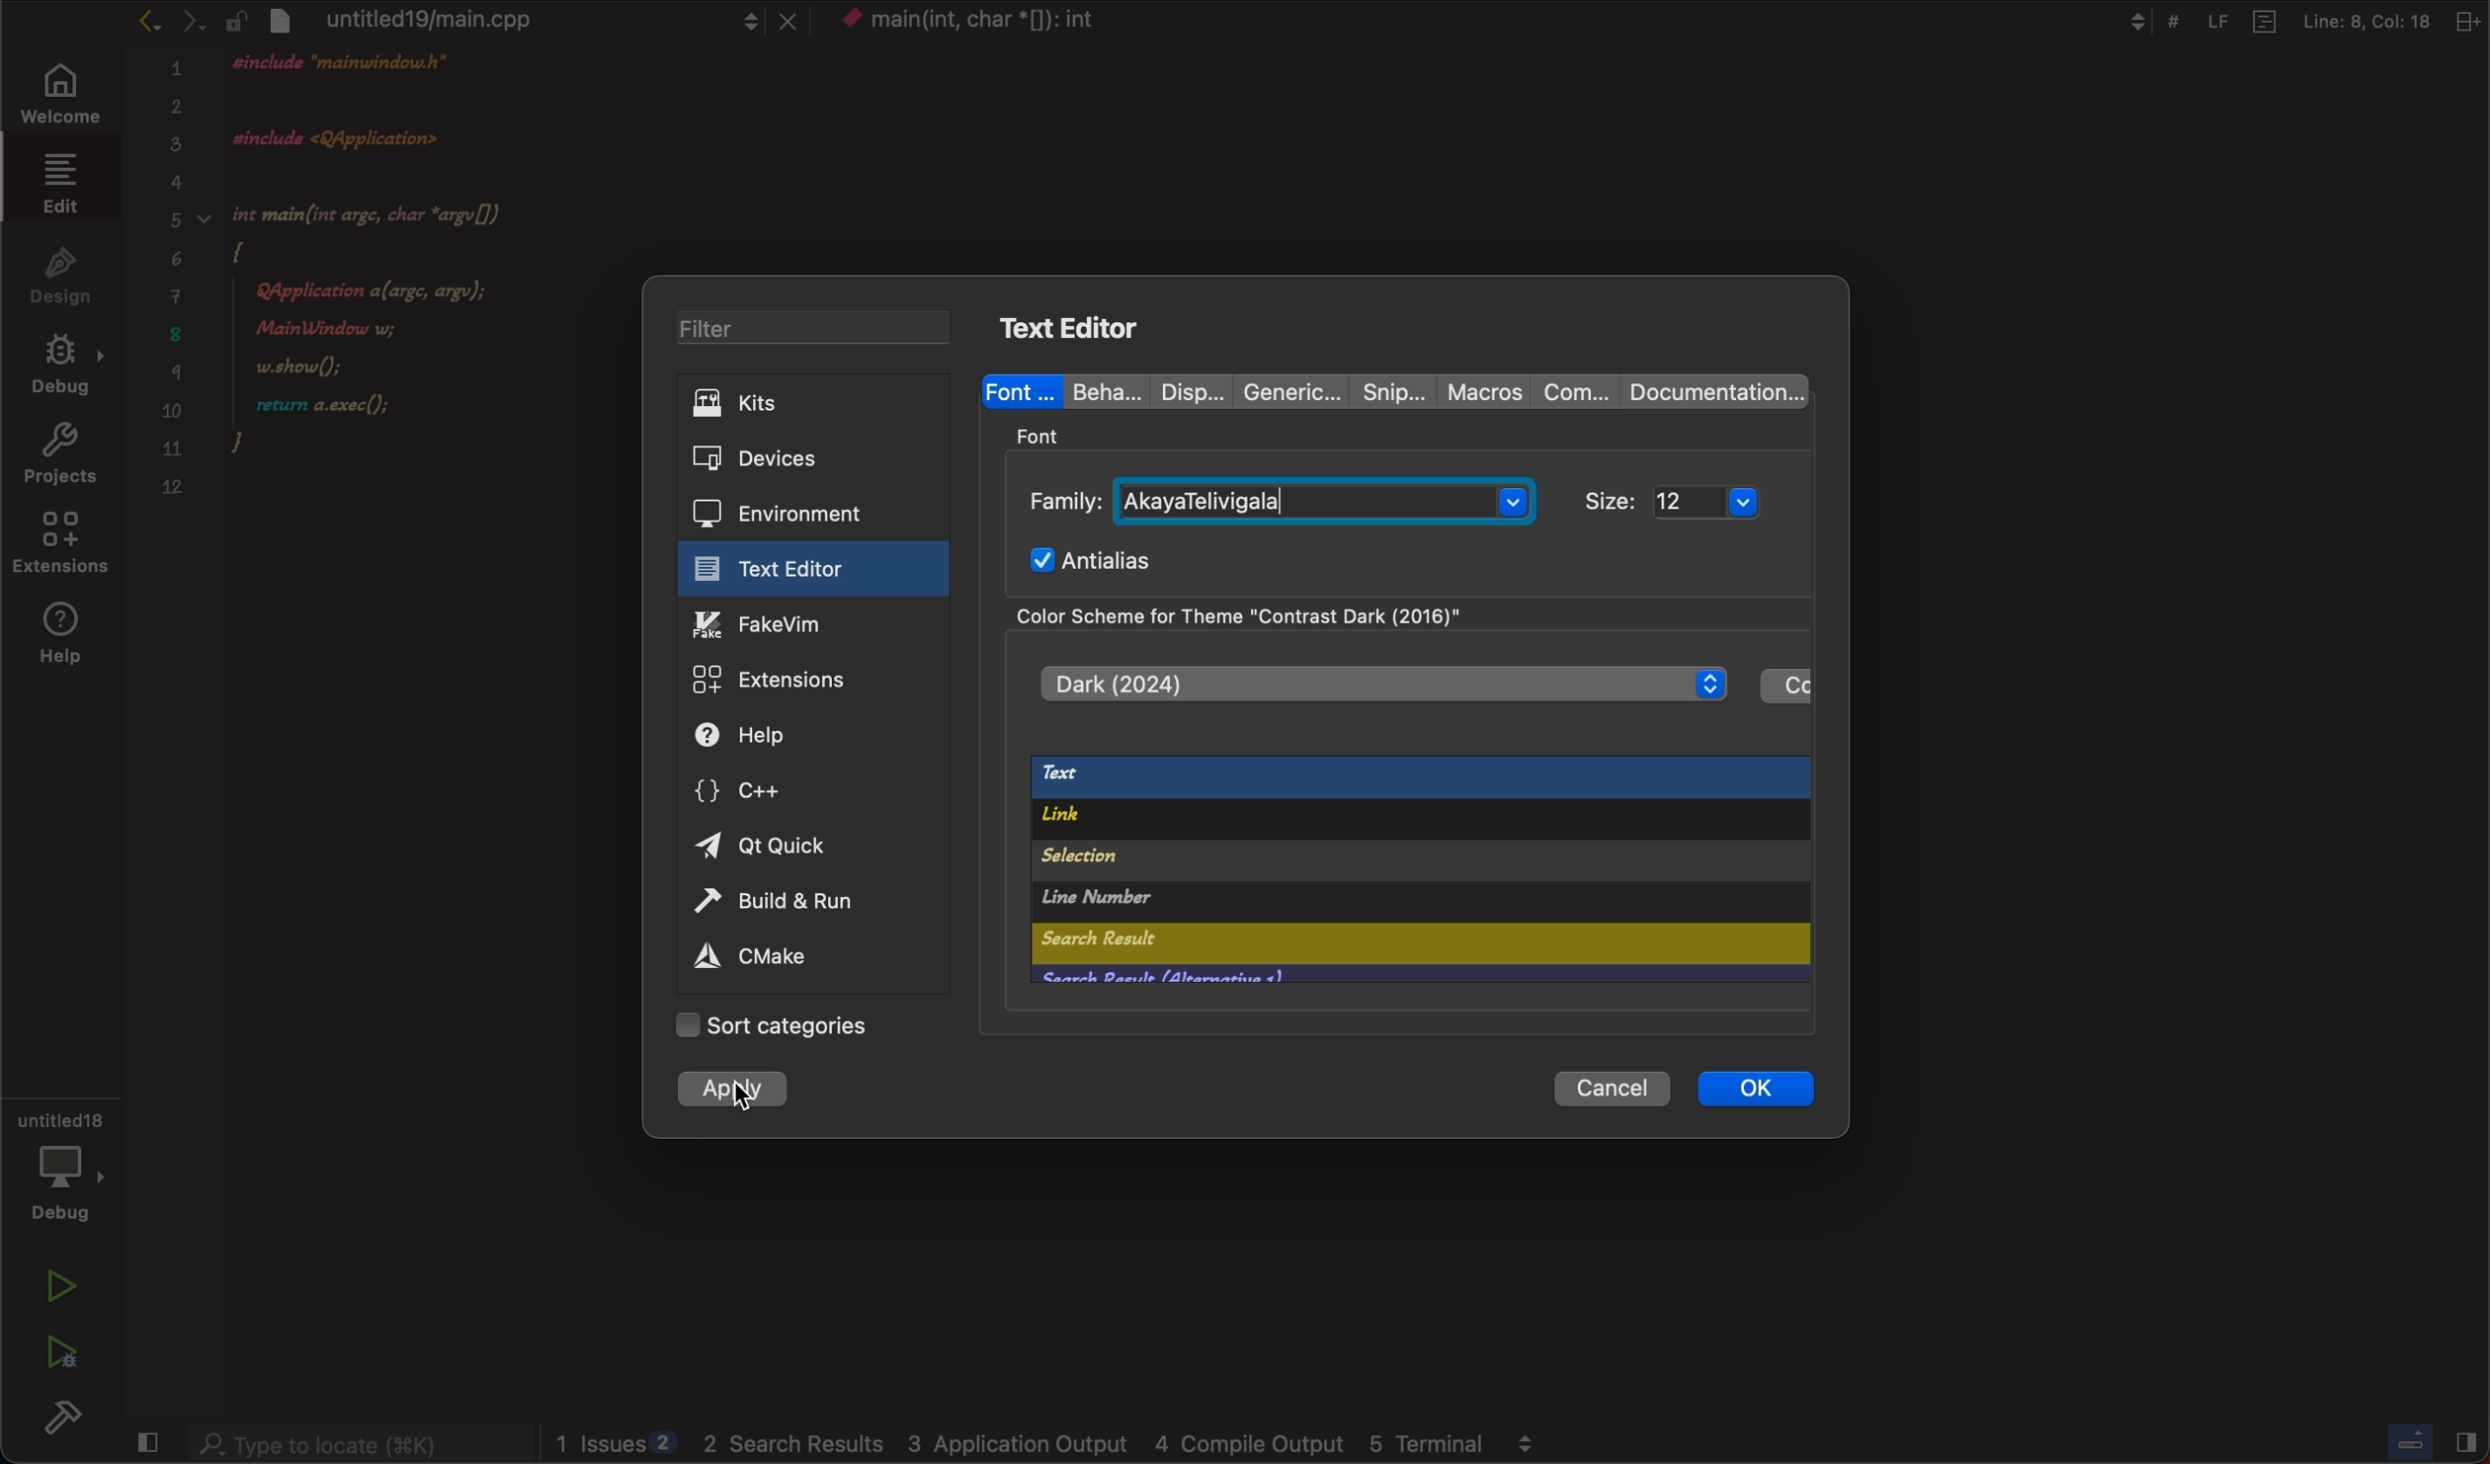 Image resolution: width=2490 pixels, height=1464 pixels. Describe the element at coordinates (2436, 1443) in the screenshot. I see `close sidebar` at that location.